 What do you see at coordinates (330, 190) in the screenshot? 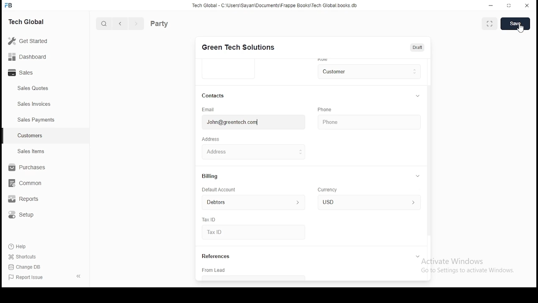
I see `currency` at bounding box center [330, 190].